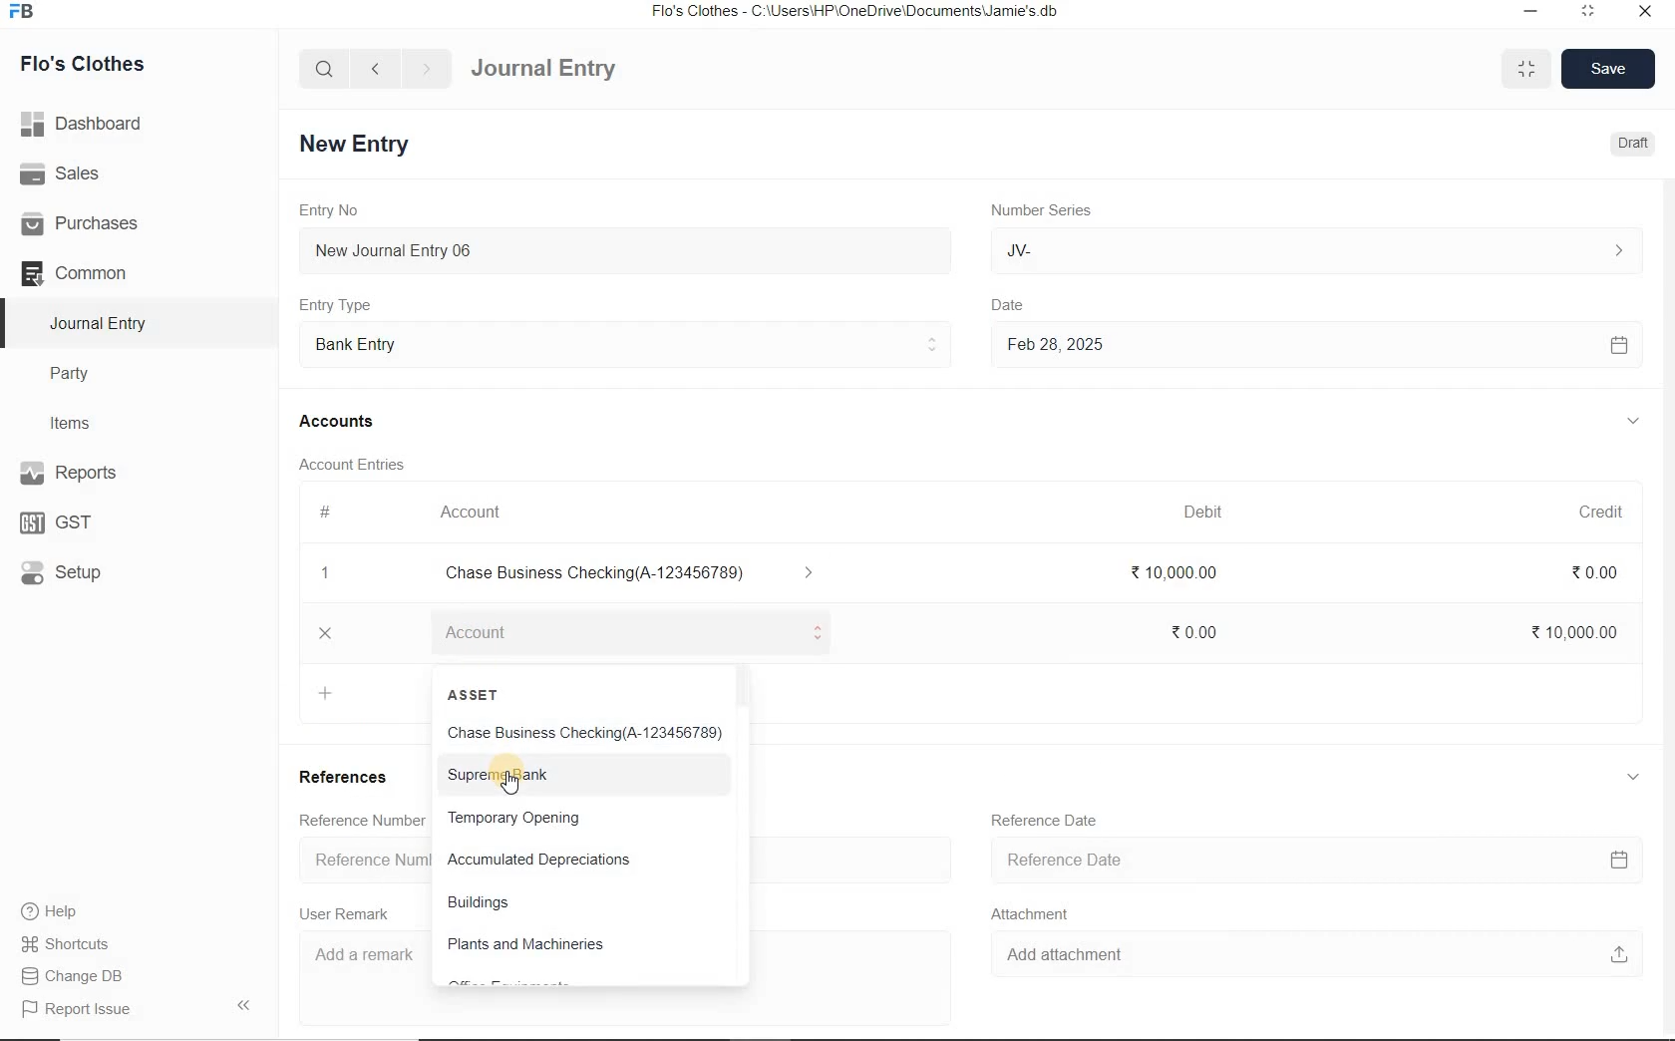 This screenshot has width=1675, height=1041. I want to click on Common, so click(98, 272).